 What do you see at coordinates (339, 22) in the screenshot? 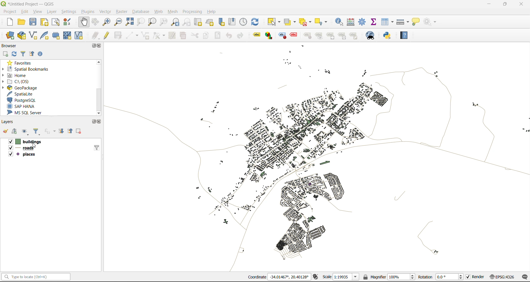
I see `identify features` at bounding box center [339, 22].